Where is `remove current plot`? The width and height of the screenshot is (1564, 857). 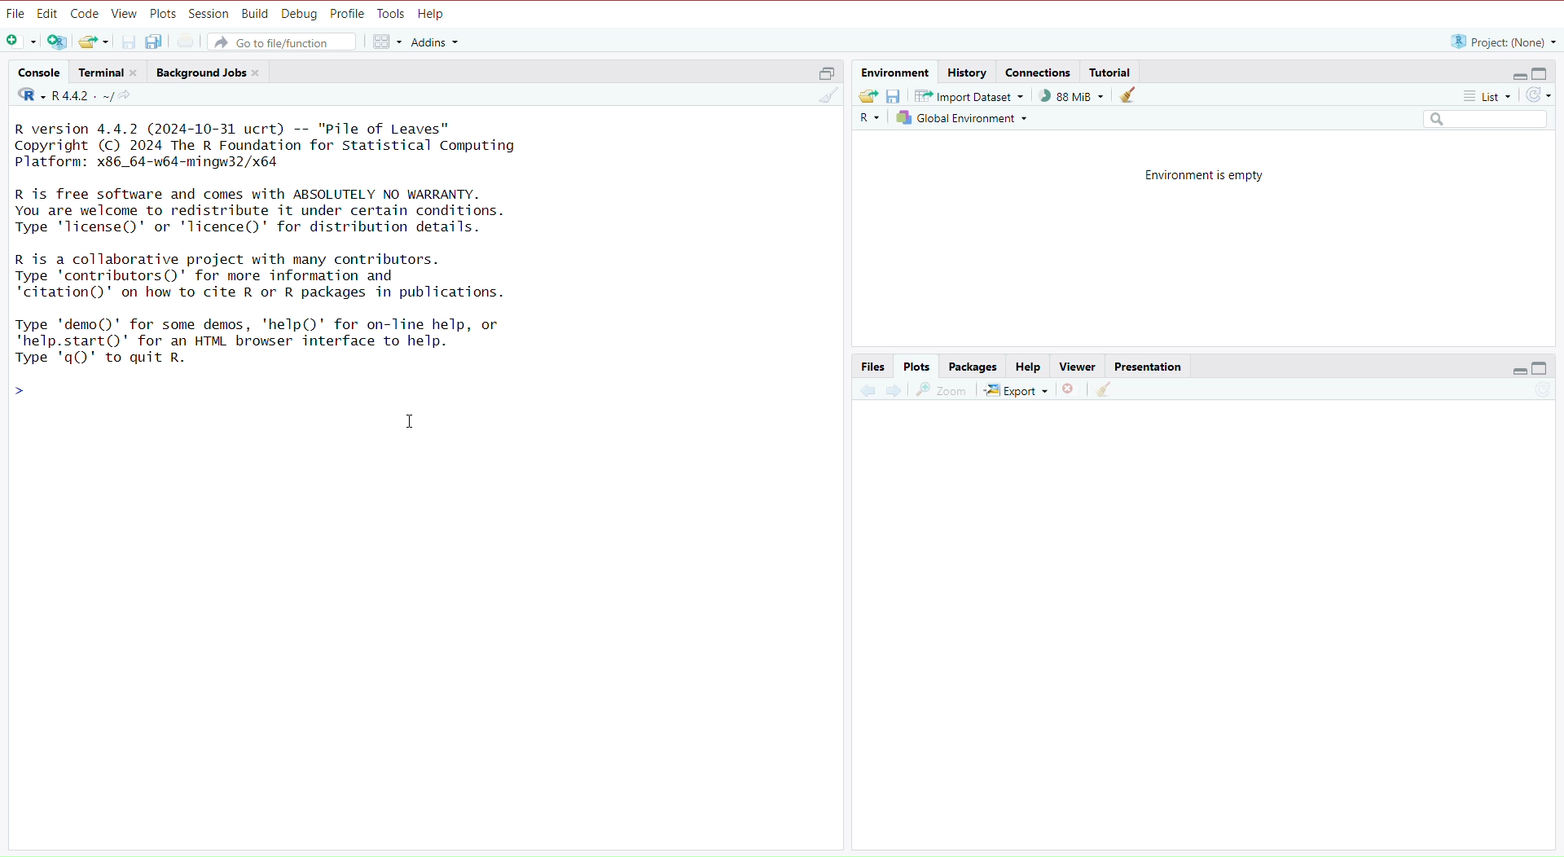 remove current plot is located at coordinates (1069, 392).